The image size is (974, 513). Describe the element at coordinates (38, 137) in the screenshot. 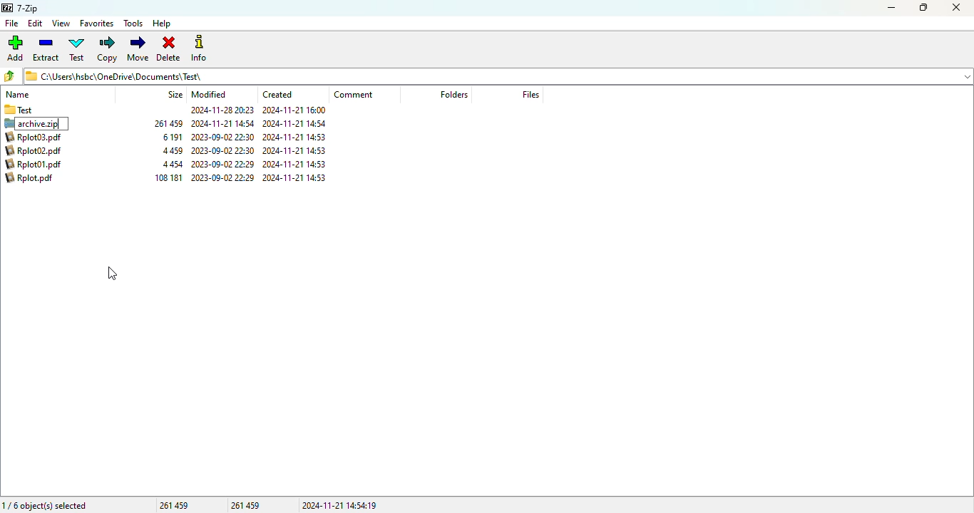

I see `Rplot03.pdf ` at that location.